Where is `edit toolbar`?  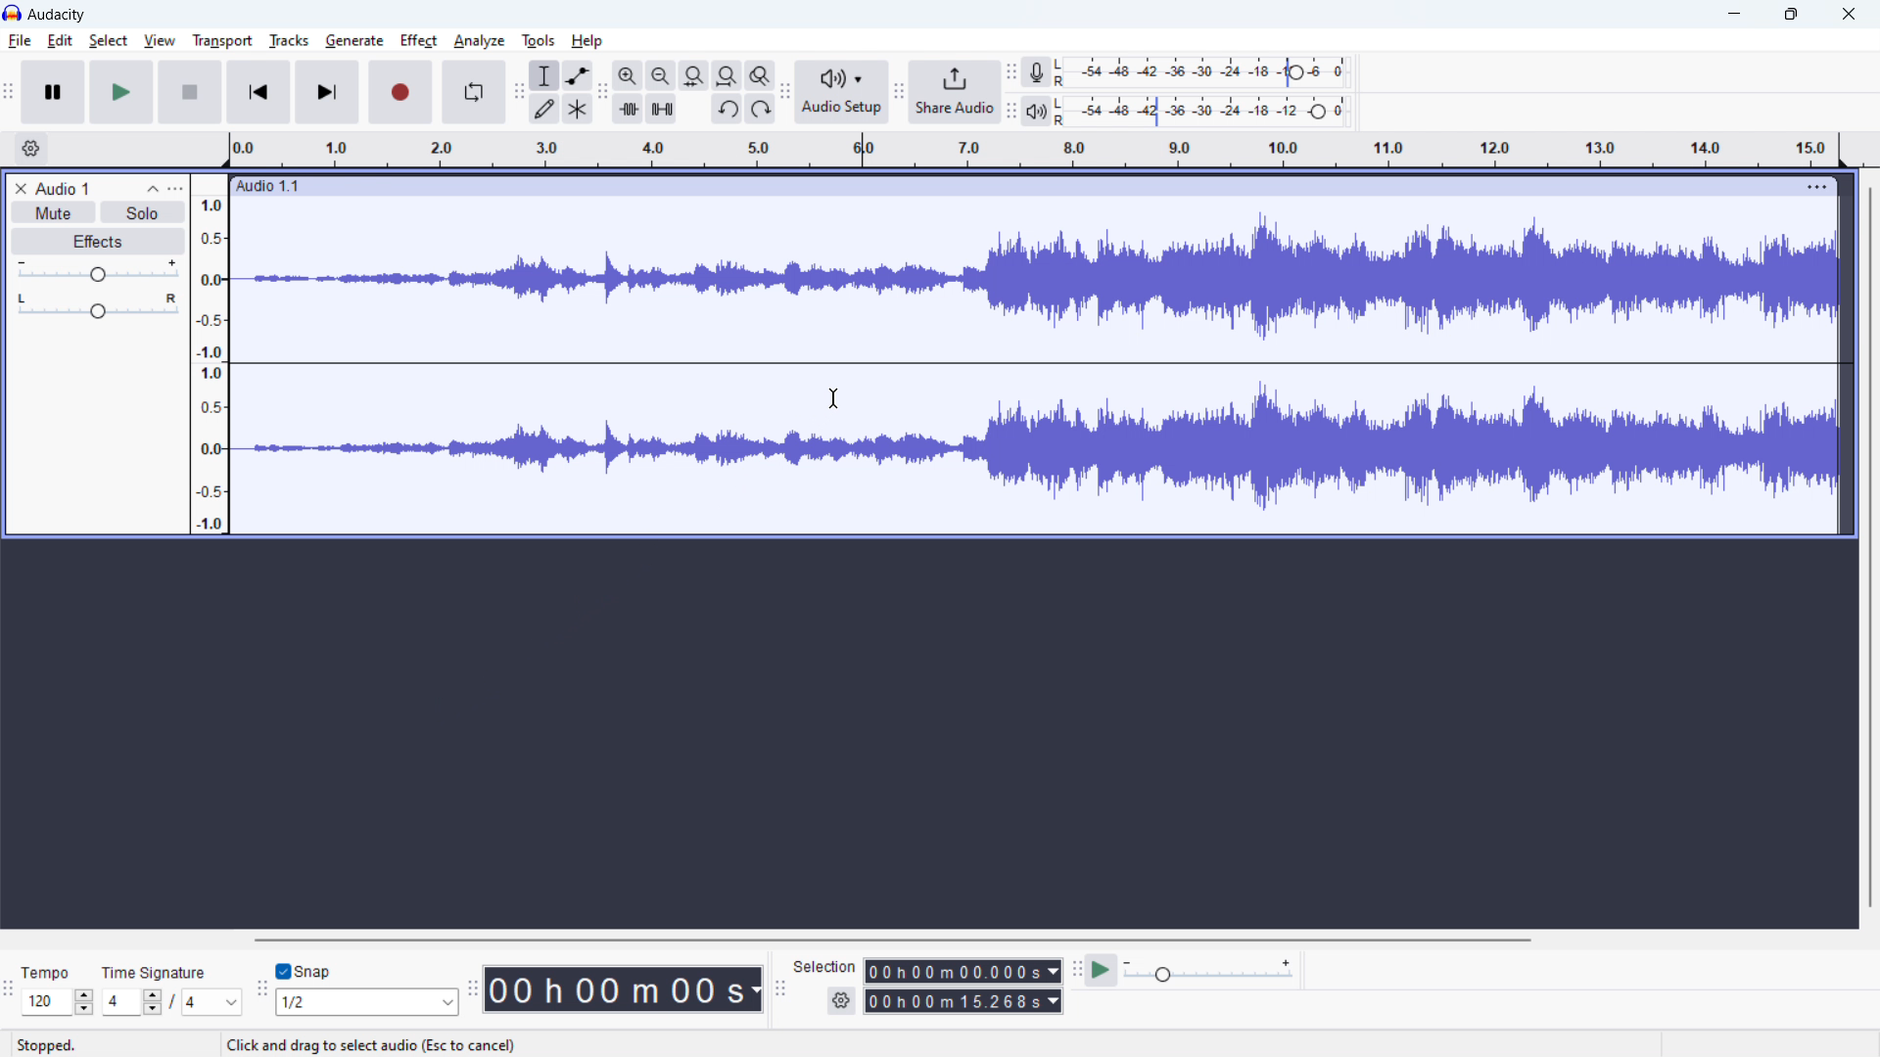
edit toolbar is located at coordinates (602, 91).